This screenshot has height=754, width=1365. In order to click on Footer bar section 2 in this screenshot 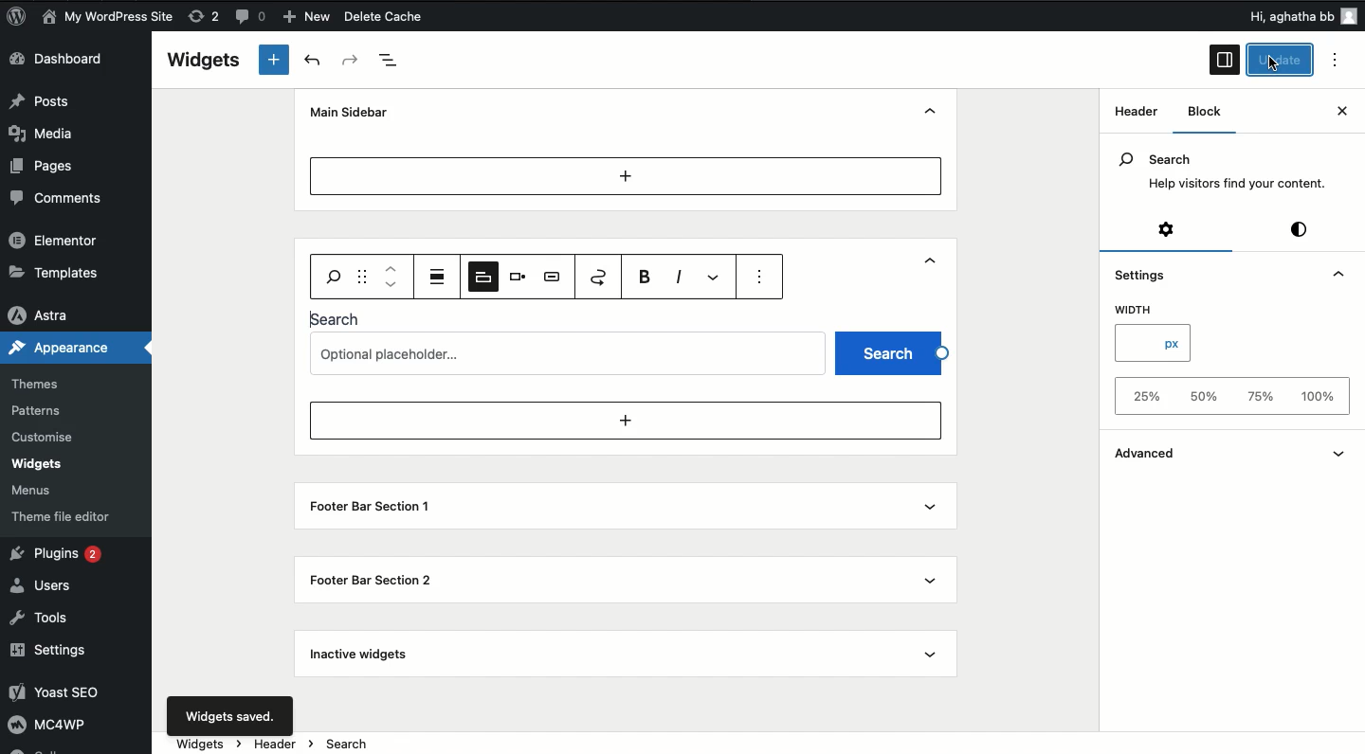, I will do `click(372, 579)`.